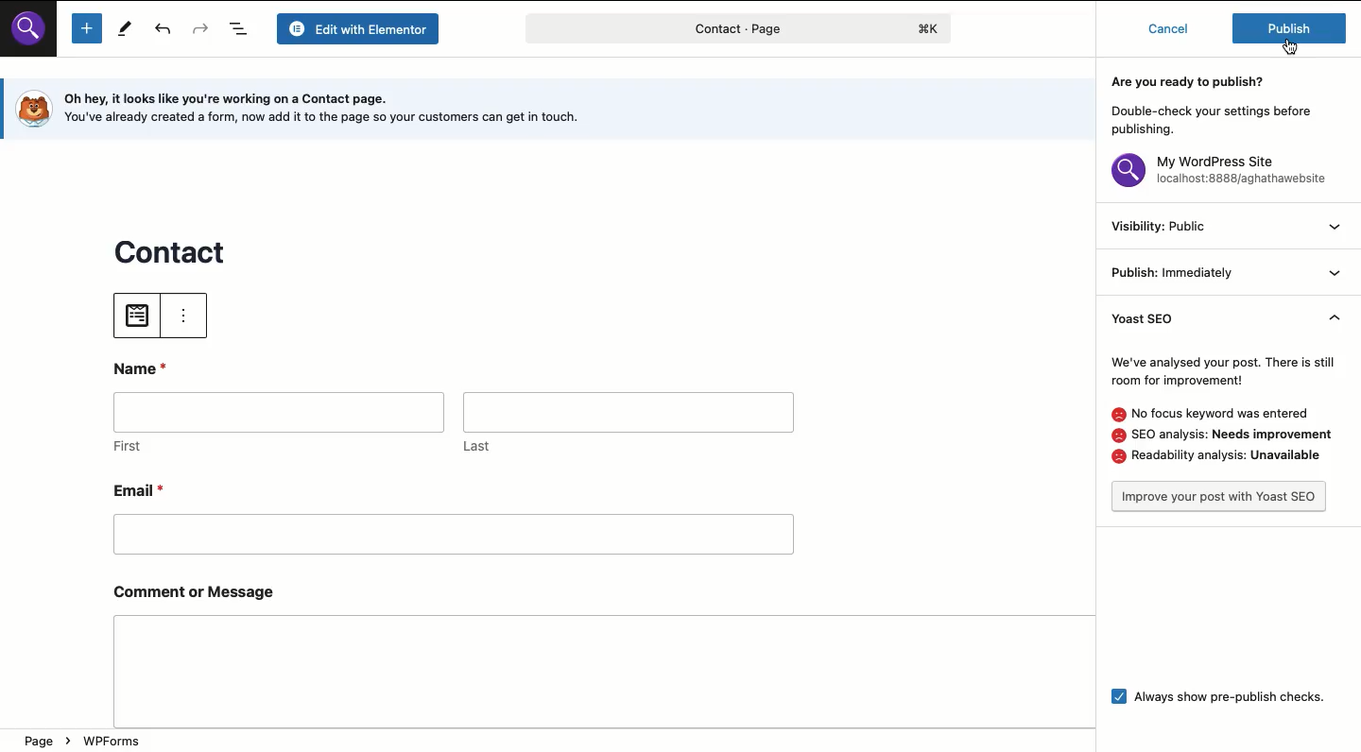 The image size is (1361, 752). I want to click on Edit with elementor, so click(361, 28).